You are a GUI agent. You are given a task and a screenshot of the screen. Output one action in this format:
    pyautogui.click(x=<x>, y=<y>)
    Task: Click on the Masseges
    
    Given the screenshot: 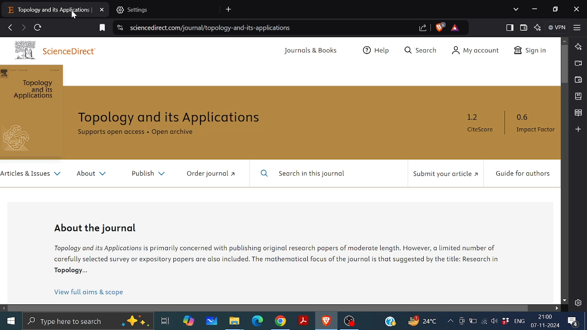 What is the action you would take?
    pyautogui.click(x=573, y=322)
    